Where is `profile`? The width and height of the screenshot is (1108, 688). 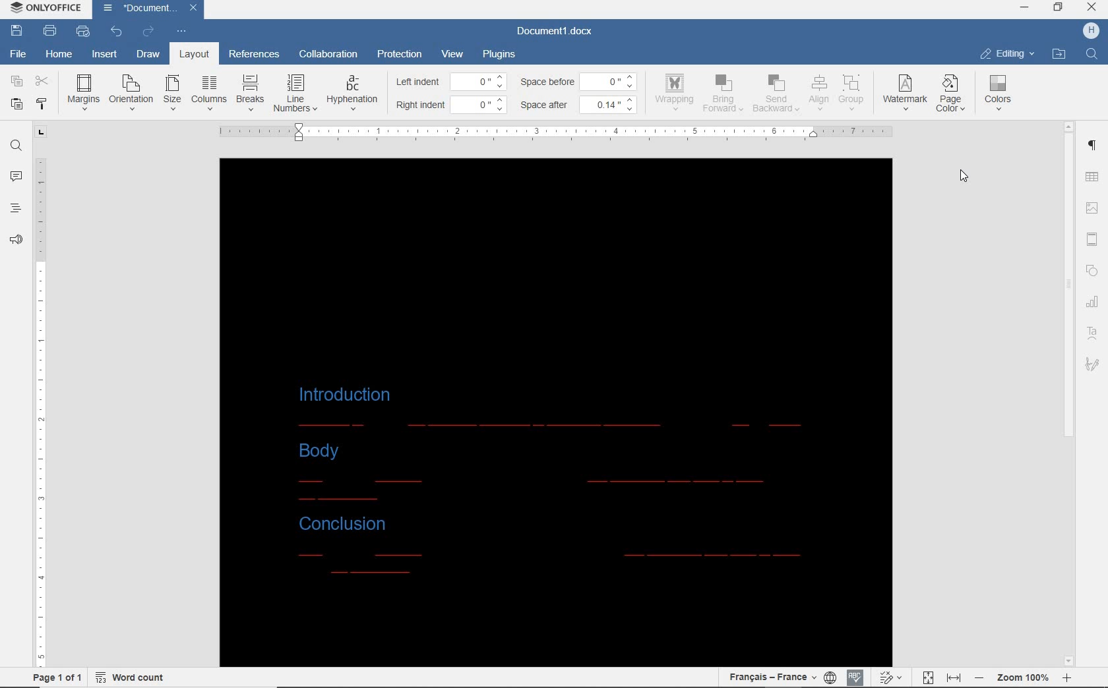
profile is located at coordinates (1085, 30).